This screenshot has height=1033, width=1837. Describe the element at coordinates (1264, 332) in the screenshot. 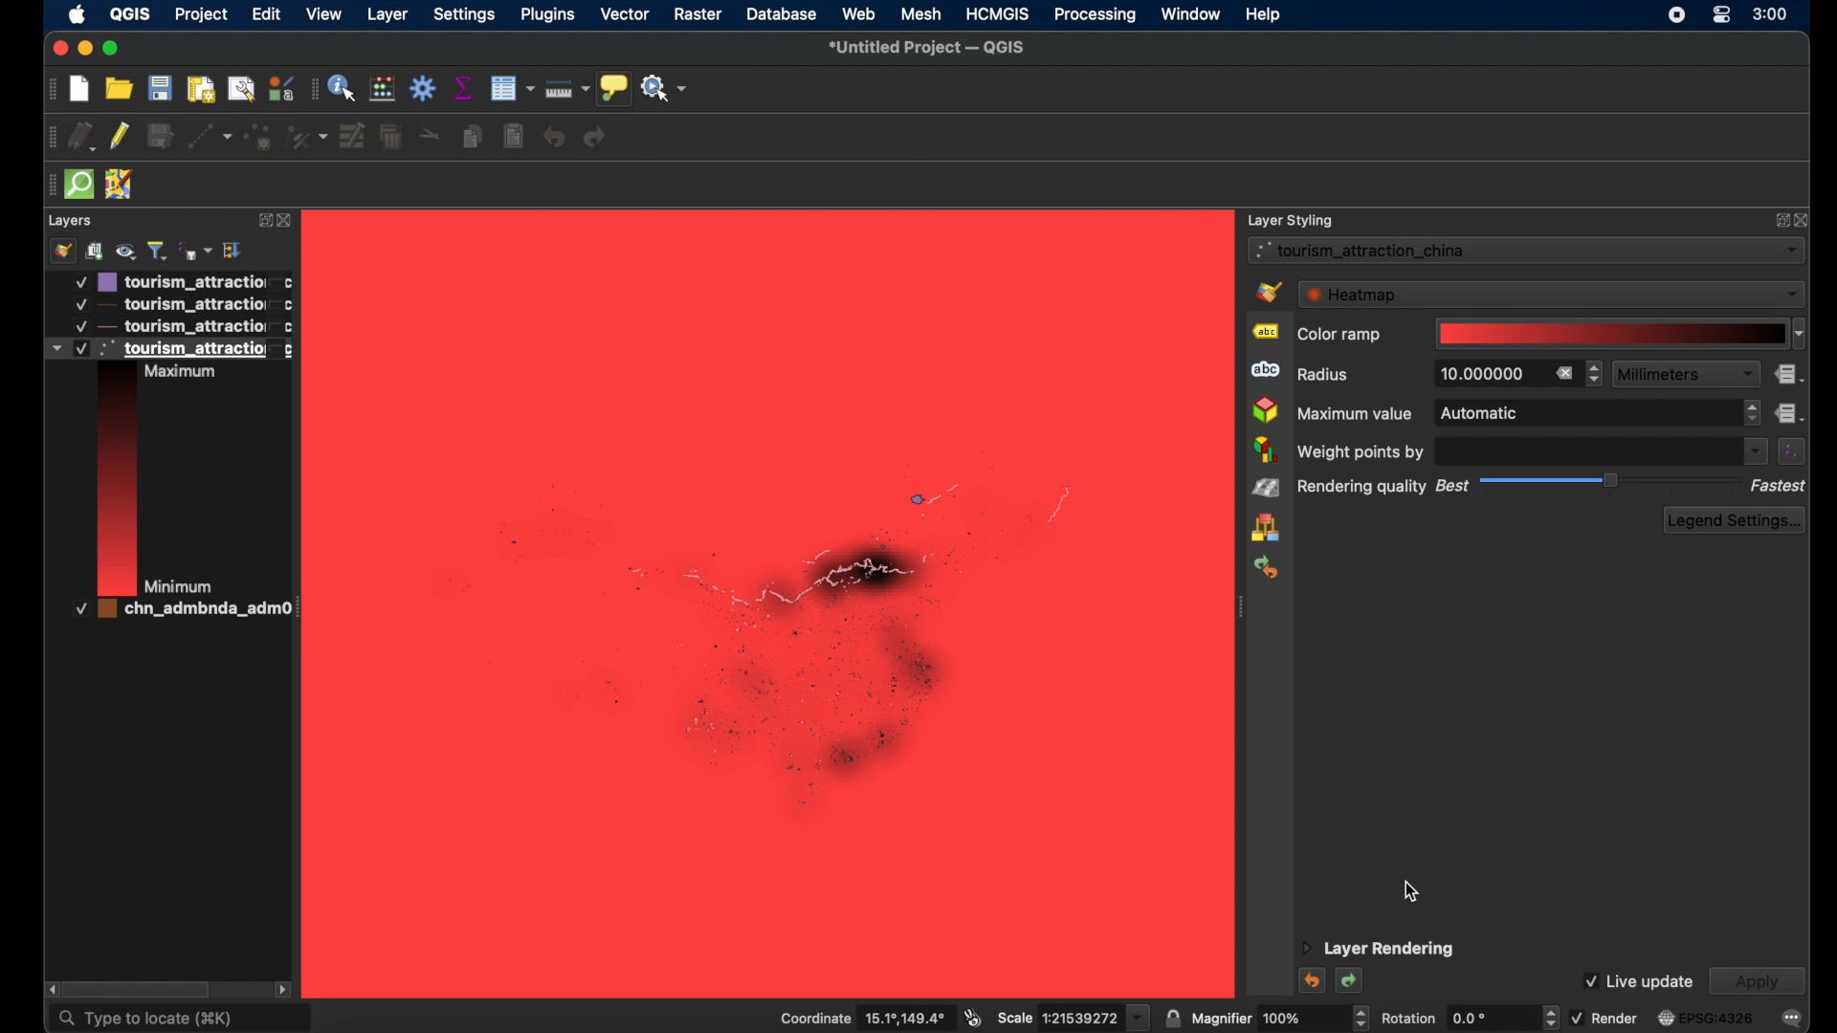

I see `labels` at that location.